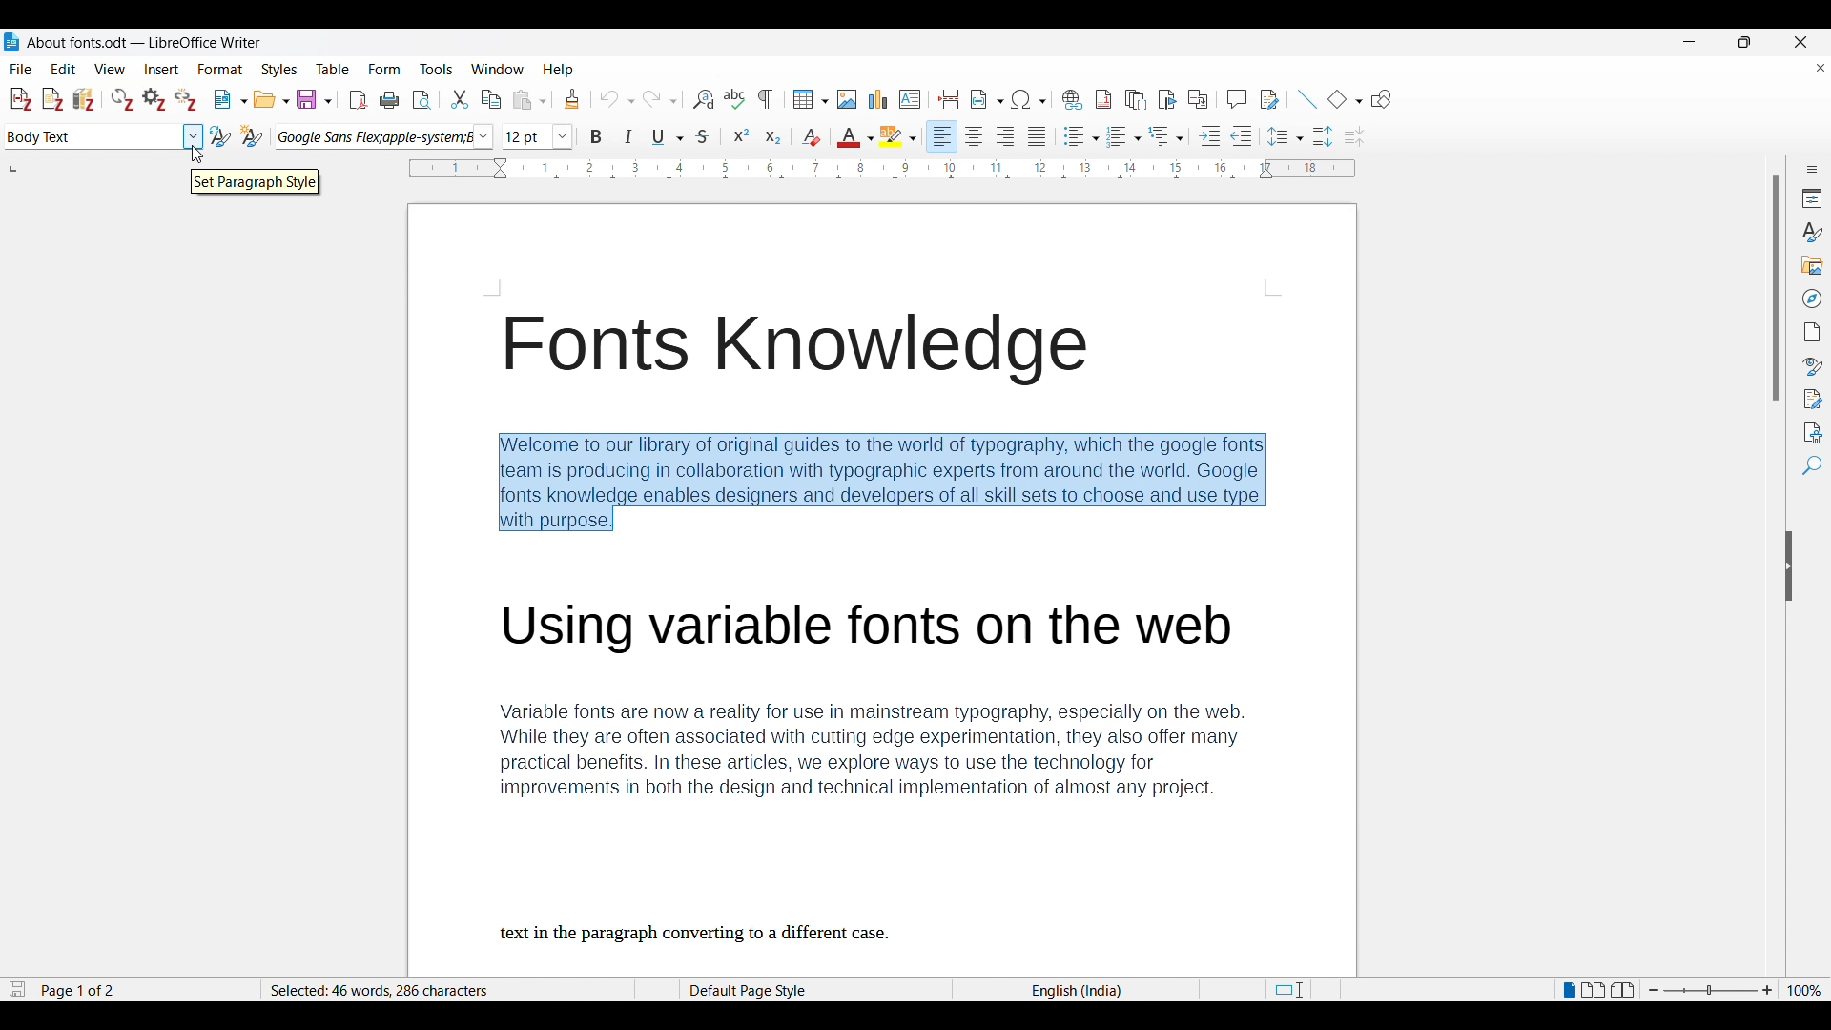 The width and height of the screenshot is (1831, 1030). What do you see at coordinates (1124, 136) in the screenshot?
I see `Toggle ordered list` at bounding box center [1124, 136].